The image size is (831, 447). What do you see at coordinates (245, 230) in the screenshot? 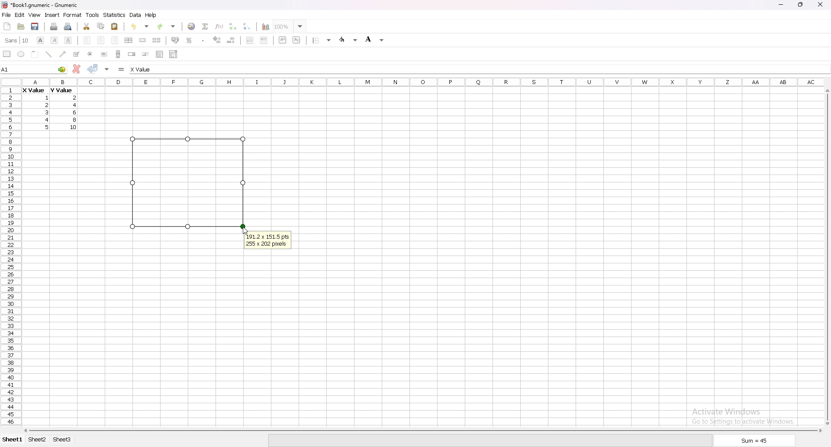
I see `cursor` at bounding box center [245, 230].